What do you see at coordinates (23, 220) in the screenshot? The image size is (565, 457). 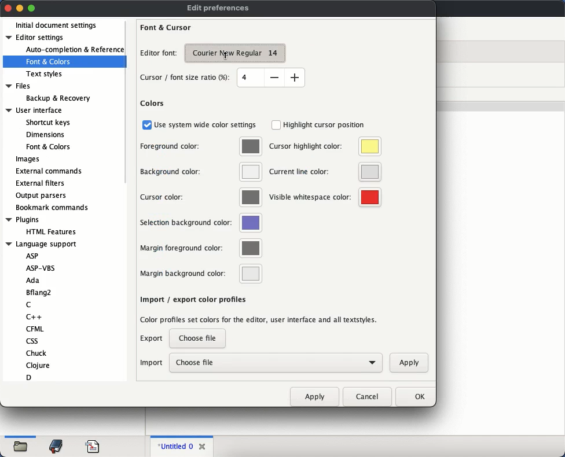 I see `plugins` at bounding box center [23, 220].